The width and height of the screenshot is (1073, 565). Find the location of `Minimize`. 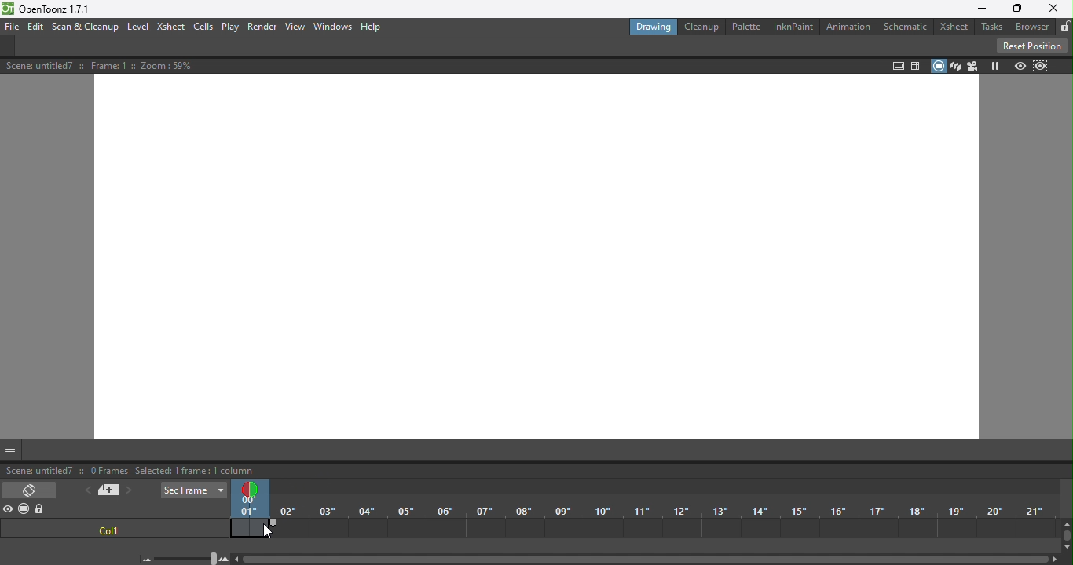

Minimize is located at coordinates (978, 9).